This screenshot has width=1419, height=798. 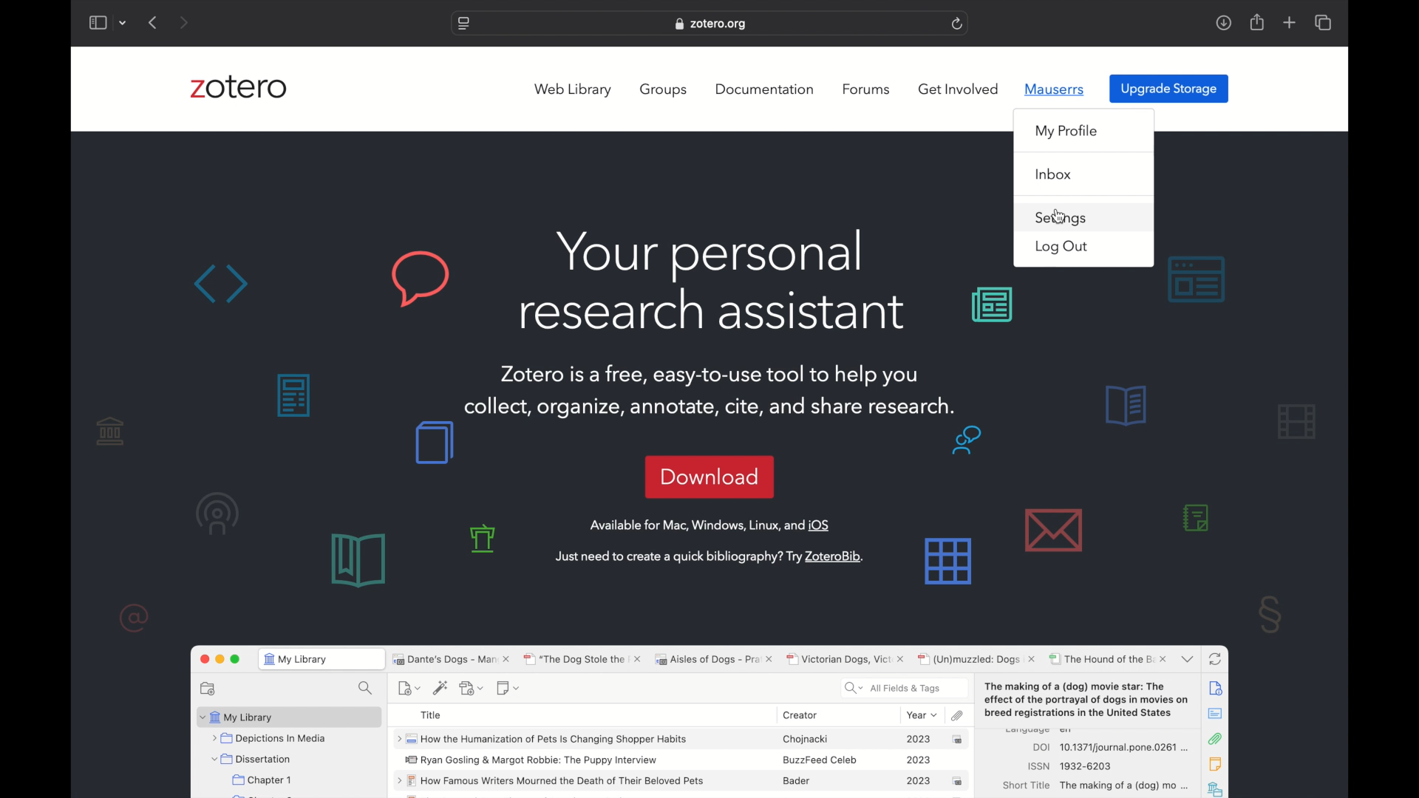 I want to click on show tab overview, so click(x=1324, y=22).